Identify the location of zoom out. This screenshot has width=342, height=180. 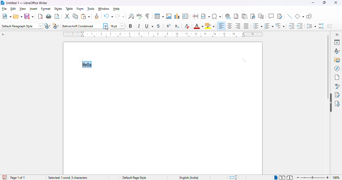
(297, 177).